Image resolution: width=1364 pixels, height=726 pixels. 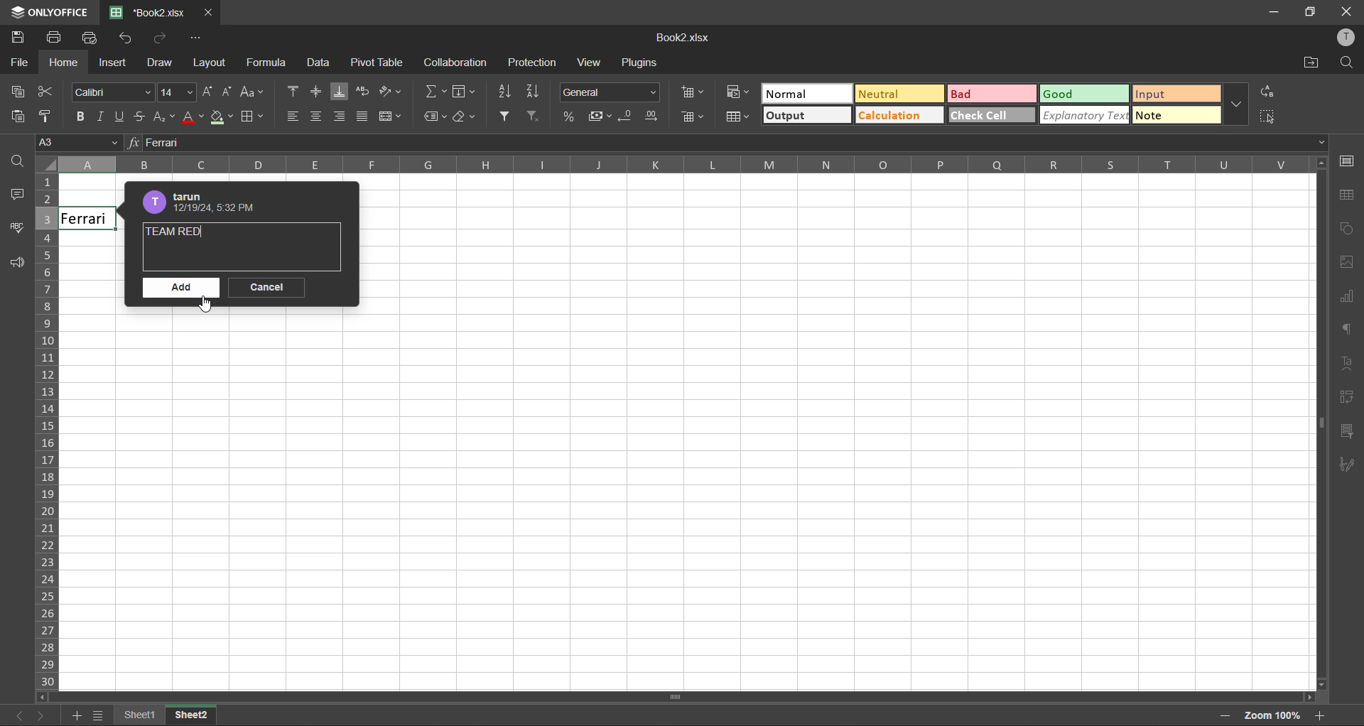 What do you see at coordinates (229, 92) in the screenshot?
I see `decrement size` at bounding box center [229, 92].